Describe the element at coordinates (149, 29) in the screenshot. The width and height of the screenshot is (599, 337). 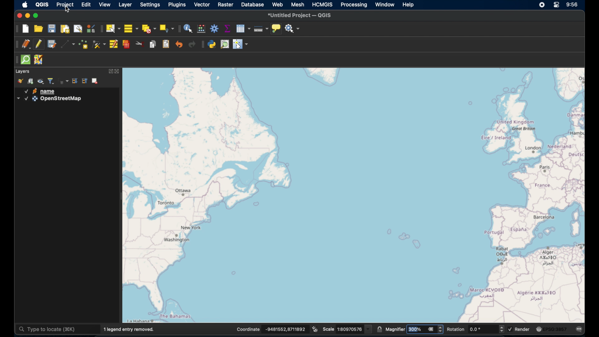
I see `deselect features` at that location.